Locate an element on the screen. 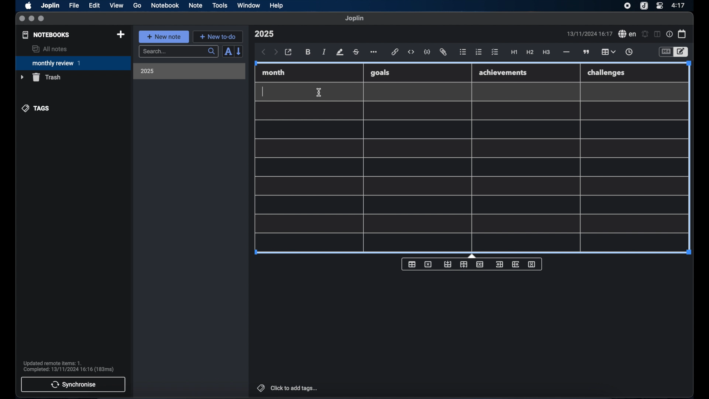 Image resolution: width=709 pixels, height=399 pixels. highlight is located at coordinates (340, 52).